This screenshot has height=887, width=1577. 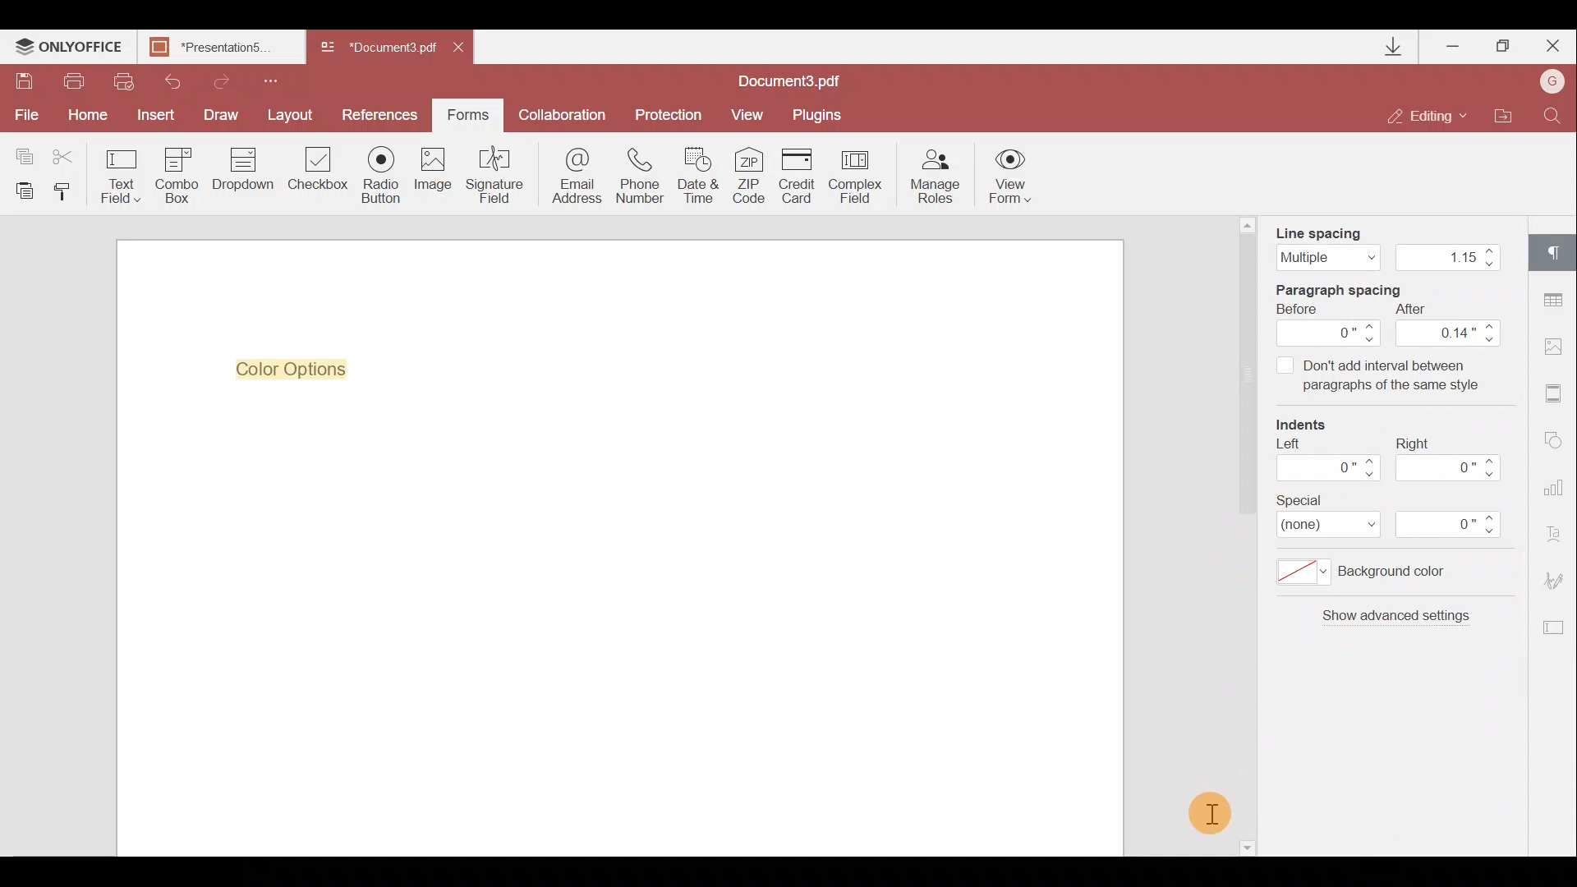 What do you see at coordinates (437, 174) in the screenshot?
I see `Image` at bounding box center [437, 174].